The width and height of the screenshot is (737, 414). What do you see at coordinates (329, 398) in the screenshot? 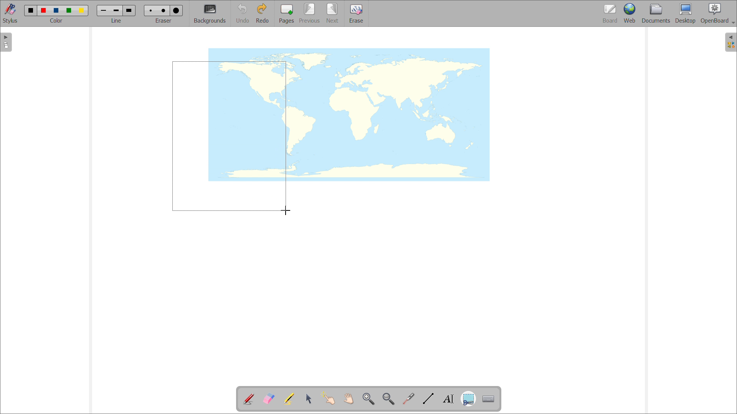
I see `interact with items` at bounding box center [329, 398].